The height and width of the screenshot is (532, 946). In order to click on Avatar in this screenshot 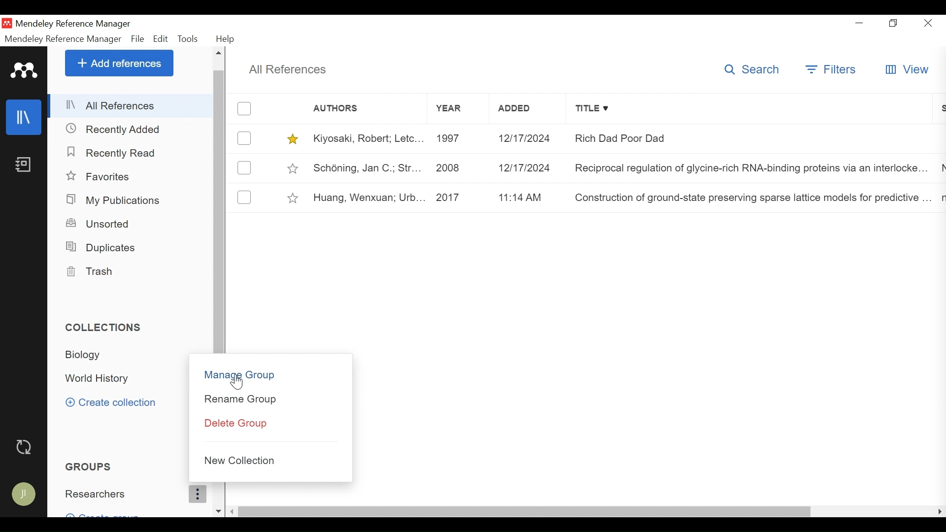, I will do `click(25, 495)`.